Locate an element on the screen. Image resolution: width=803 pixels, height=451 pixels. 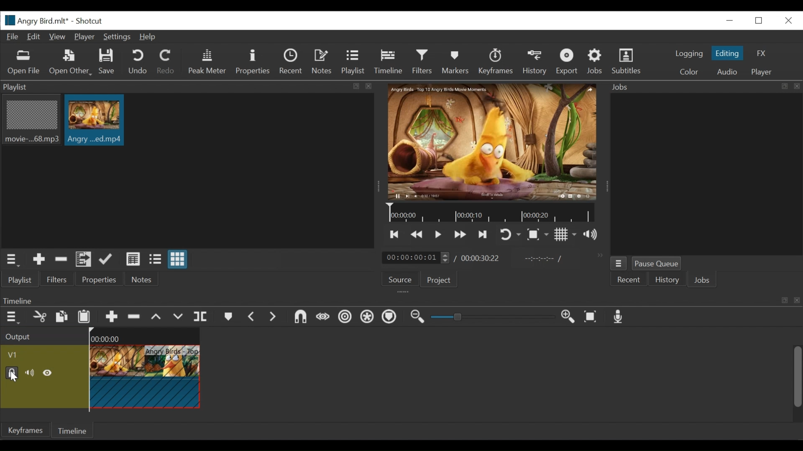
Zoom timeline in is located at coordinates (569, 317).